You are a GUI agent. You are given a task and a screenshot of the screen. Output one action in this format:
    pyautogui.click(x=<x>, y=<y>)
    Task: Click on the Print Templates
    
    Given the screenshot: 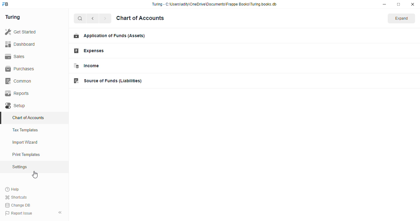 What is the action you would take?
    pyautogui.click(x=29, y=155)
    